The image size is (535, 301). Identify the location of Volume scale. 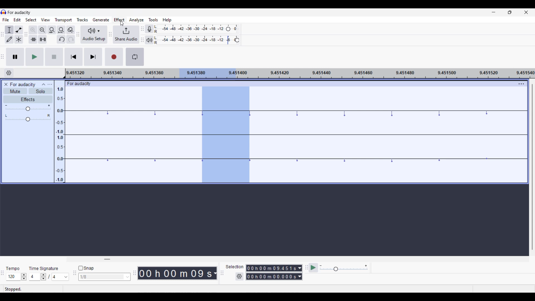
(28, 108).